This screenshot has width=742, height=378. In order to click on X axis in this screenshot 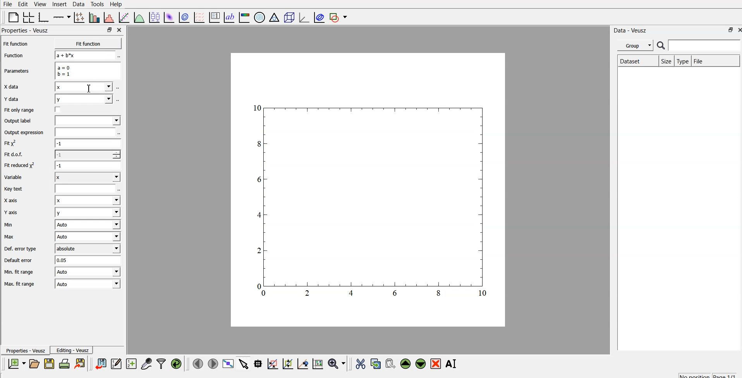, I will do `click(19, 201)`.